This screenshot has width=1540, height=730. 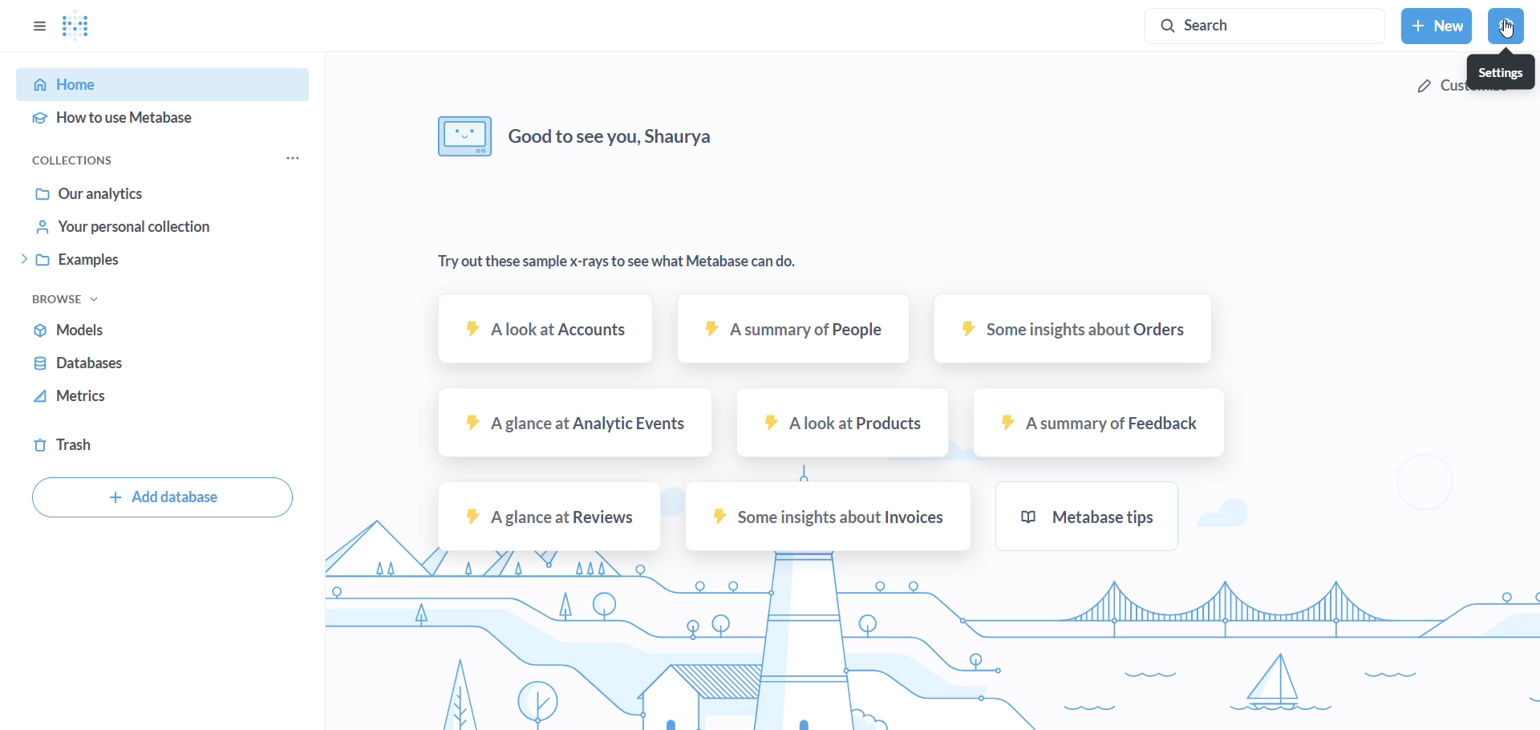 I want to click on settings button, so click(x=1498, y=72).